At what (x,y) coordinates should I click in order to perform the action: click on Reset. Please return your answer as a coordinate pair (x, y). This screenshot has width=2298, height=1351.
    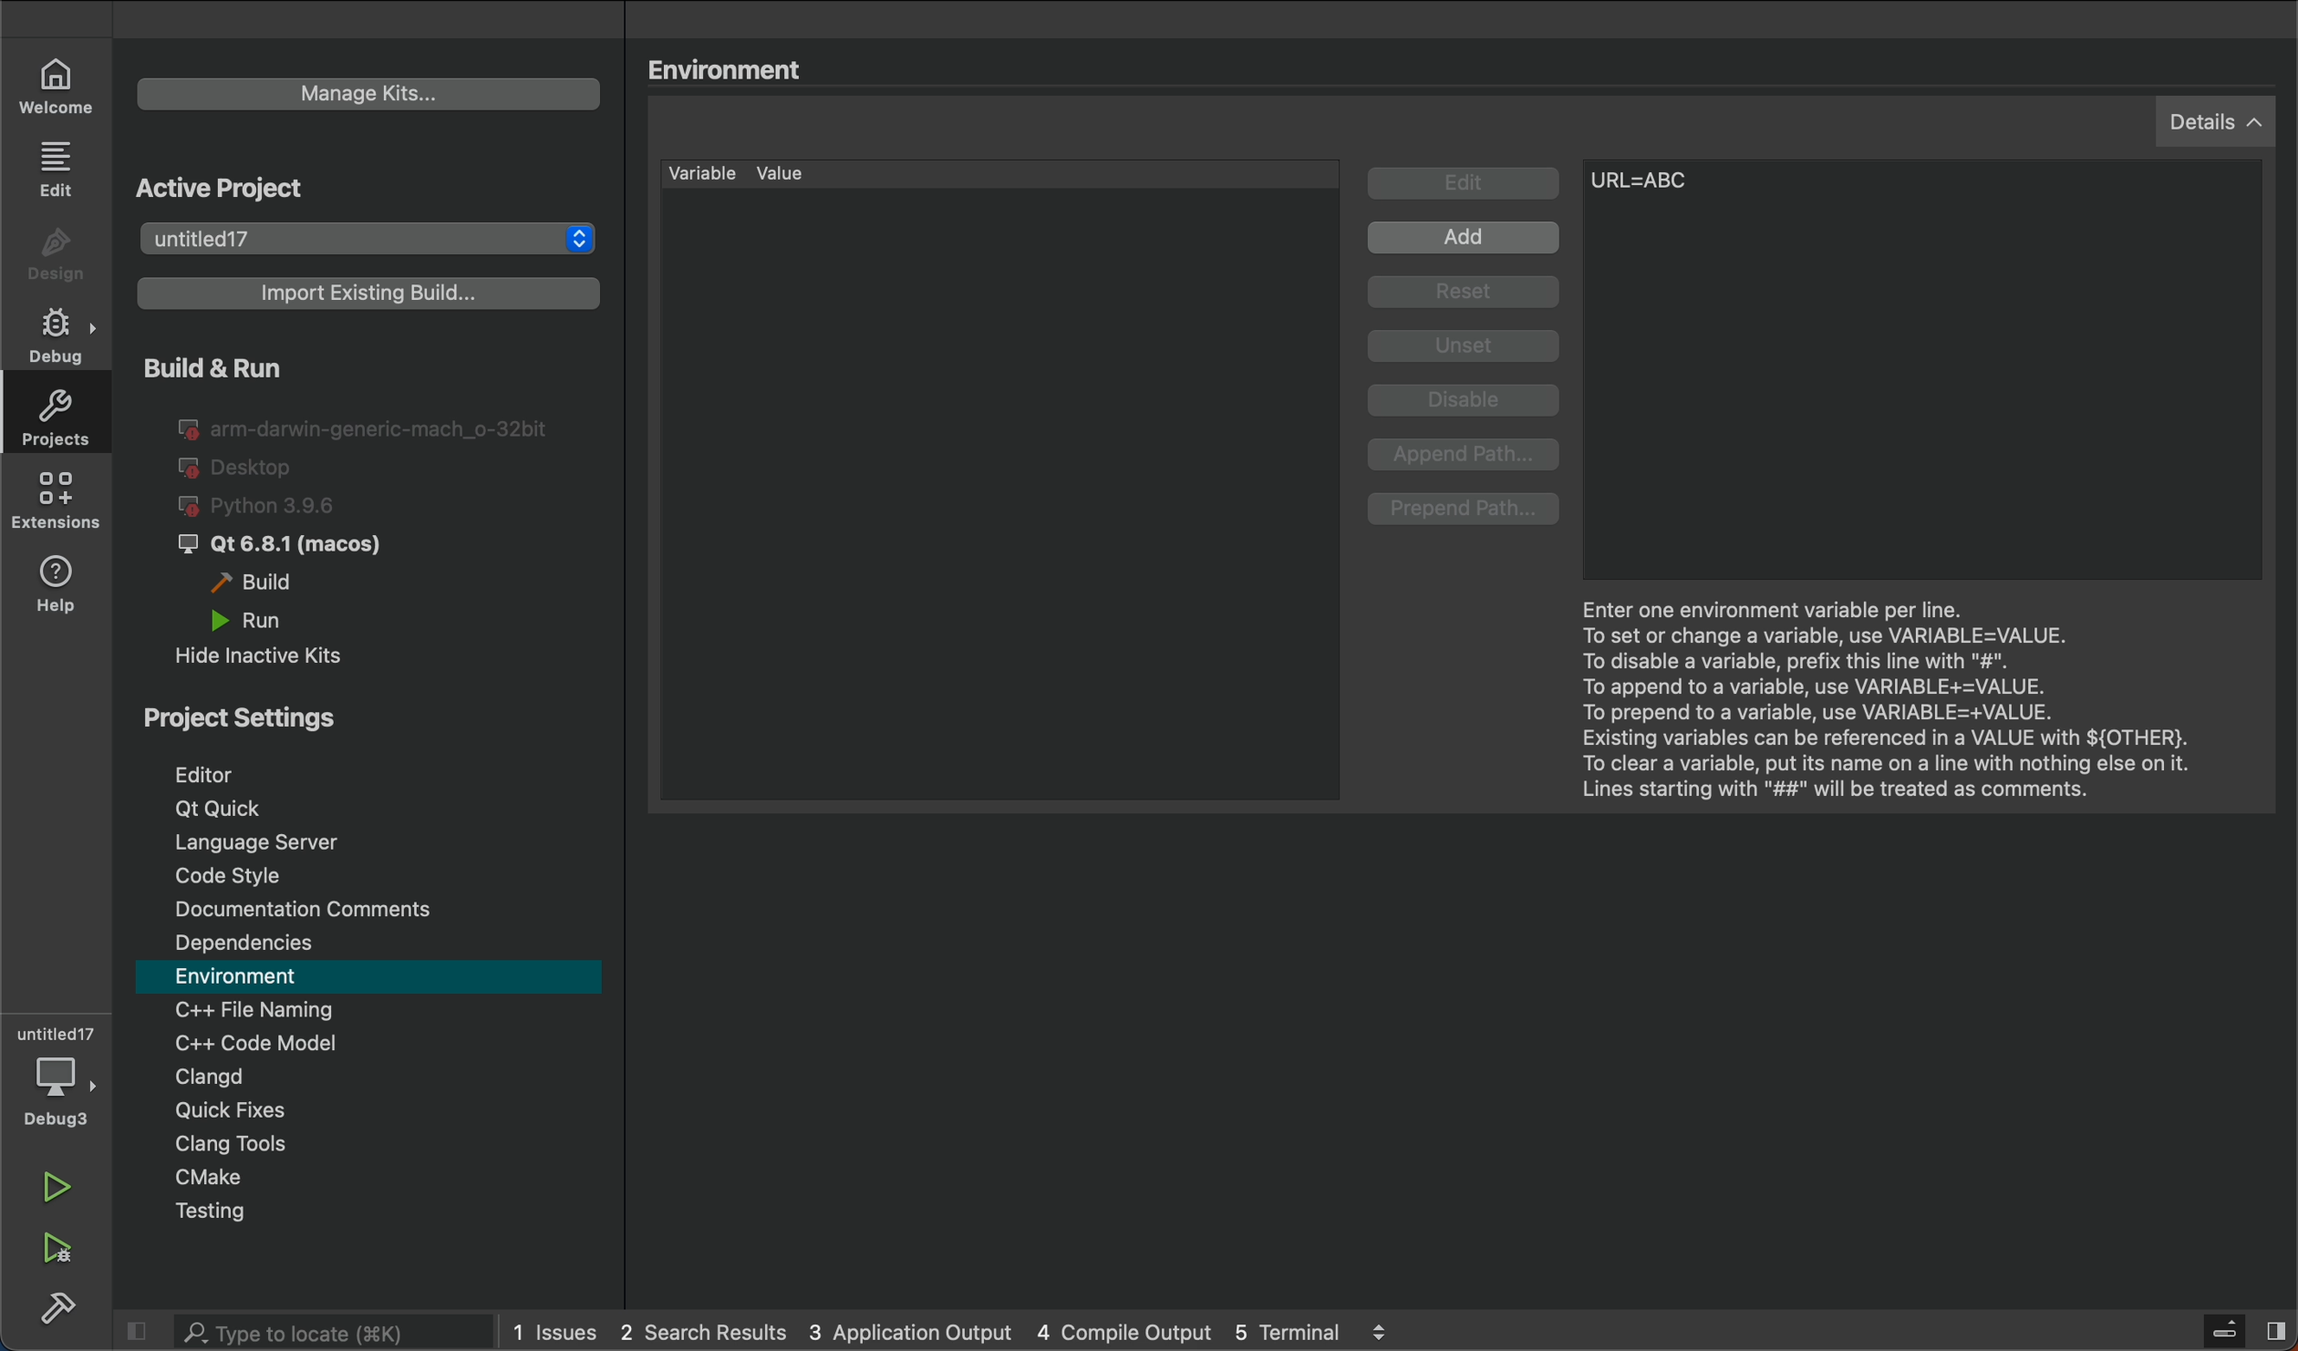
    Looking at the image, I should click on (1470, 294).